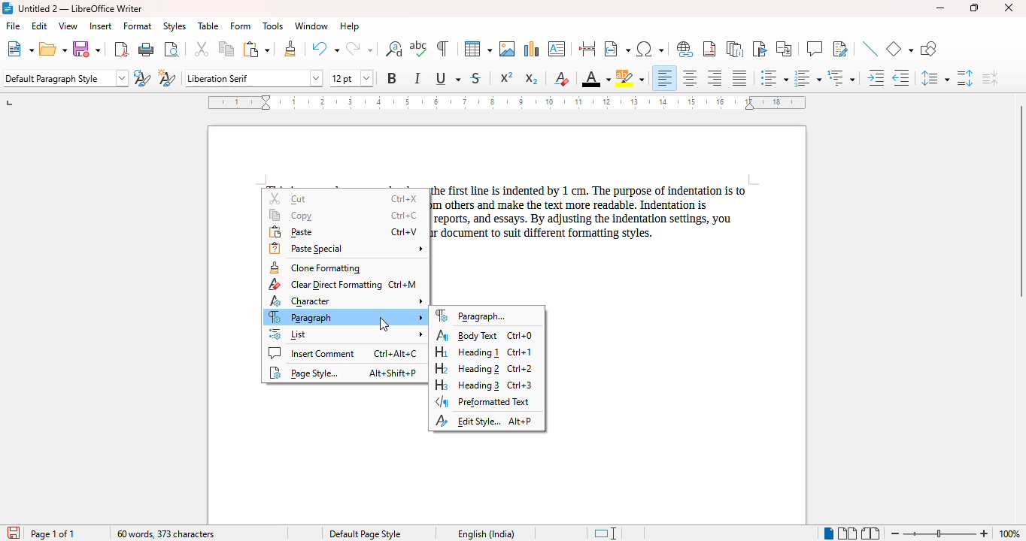  What do you see at coordinates (484, 421) in the screenshot?
I see `edit style` at bounding box center [484, 421].